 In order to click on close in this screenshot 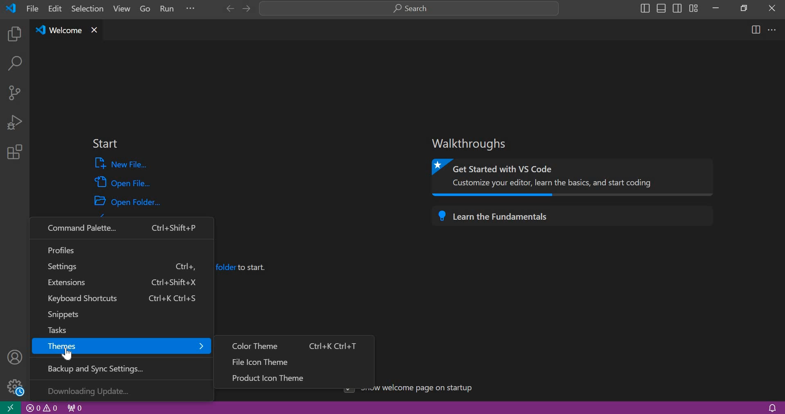, I will do `click(772, 8)`.